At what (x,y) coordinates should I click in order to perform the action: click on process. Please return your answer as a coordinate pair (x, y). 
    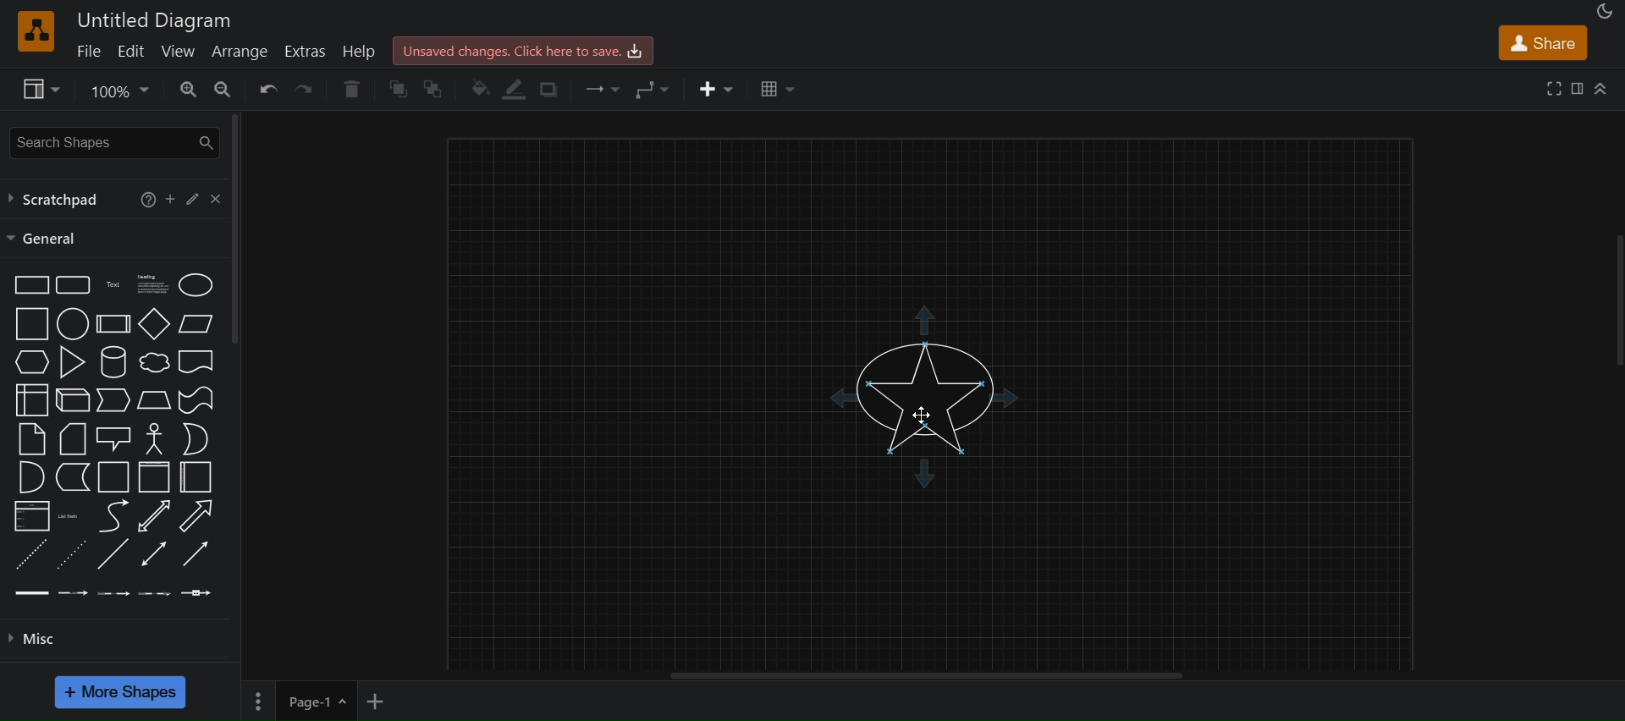
    Looking at the image, I should click on (113, 324).